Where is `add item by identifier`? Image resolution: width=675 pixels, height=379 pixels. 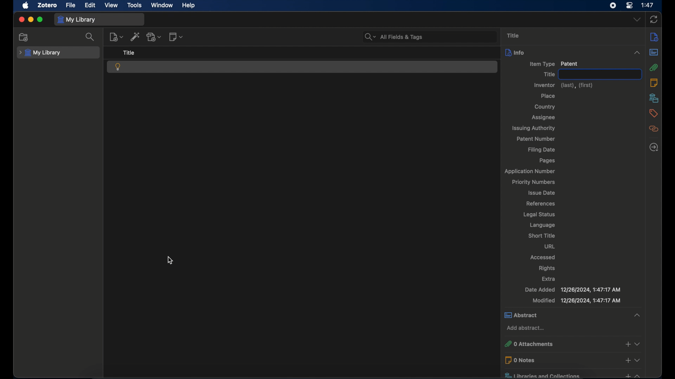 add item by identifier is located at coordinates (135, 37).